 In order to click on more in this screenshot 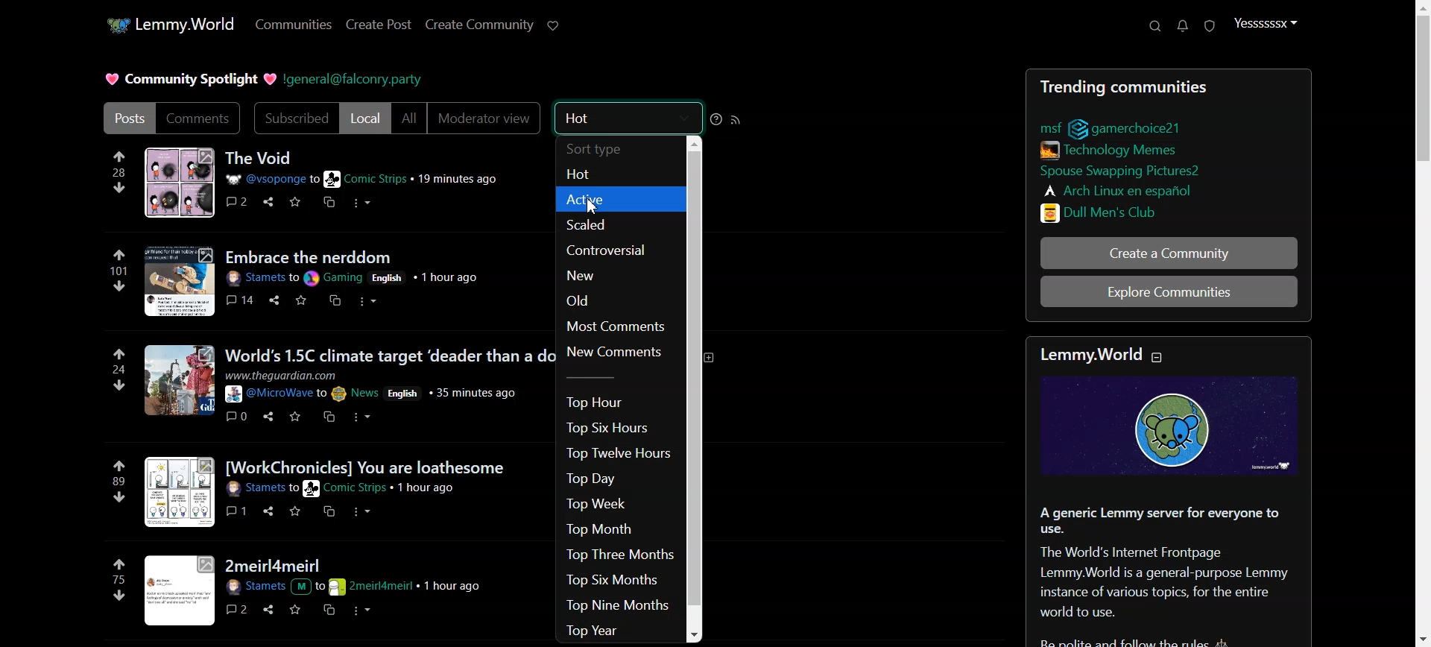, I will do `click(364, 302)`.